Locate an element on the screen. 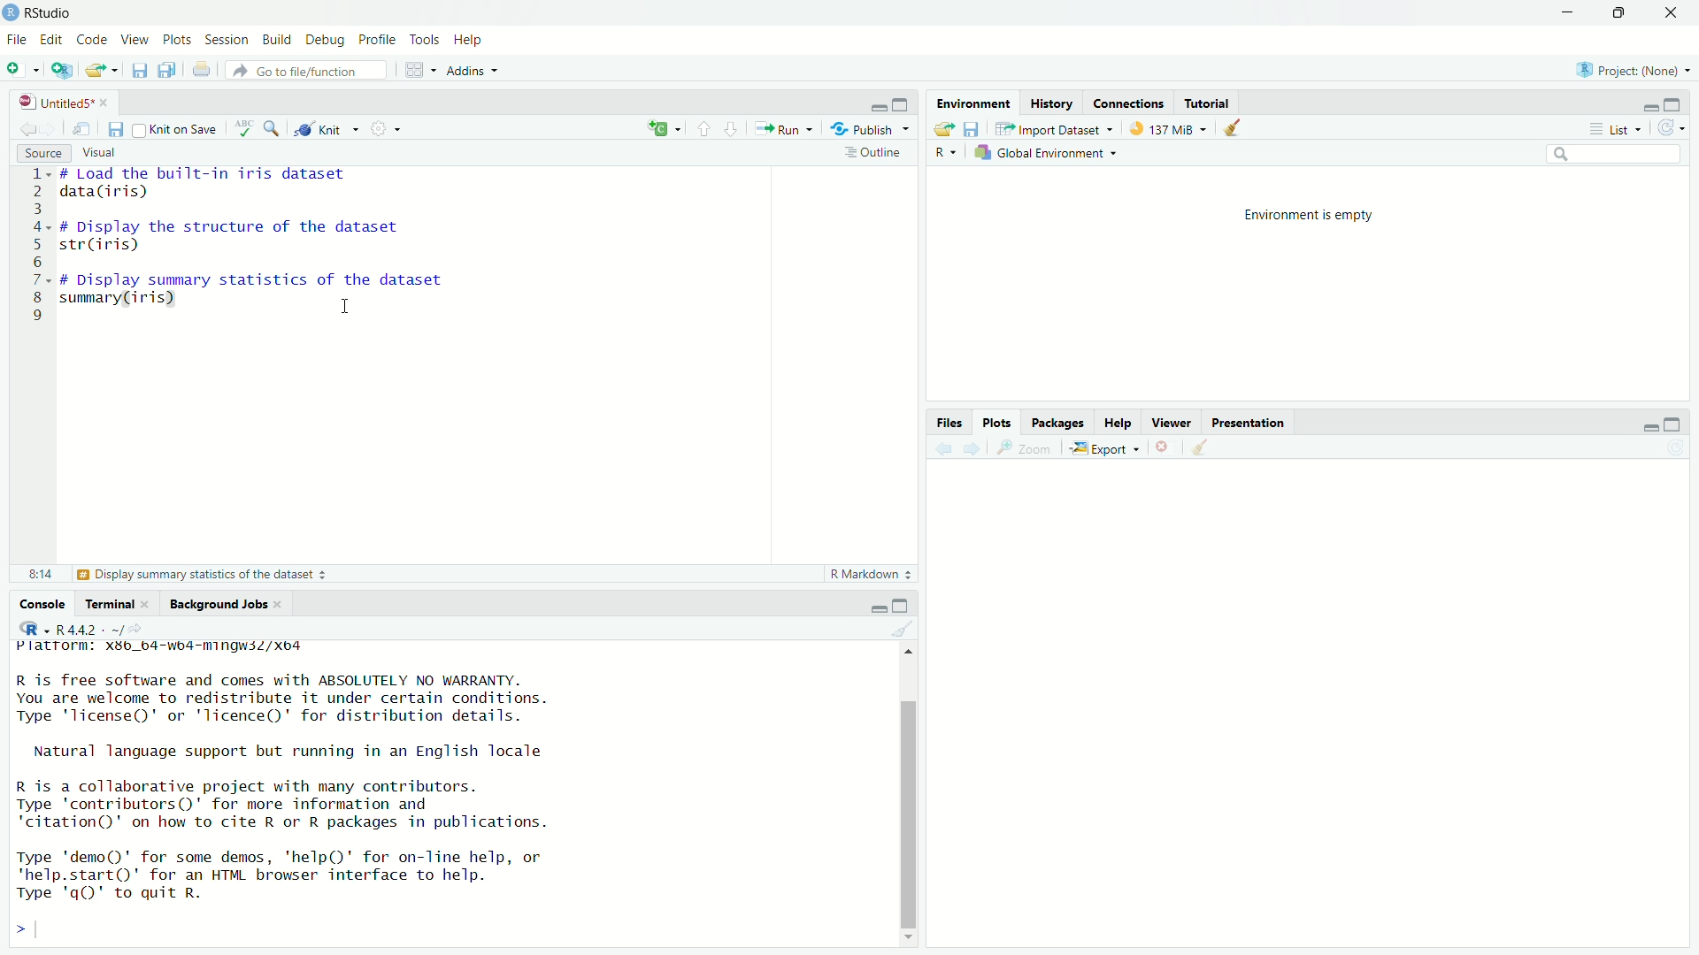  Run current line is located at coordinates (781, 126).